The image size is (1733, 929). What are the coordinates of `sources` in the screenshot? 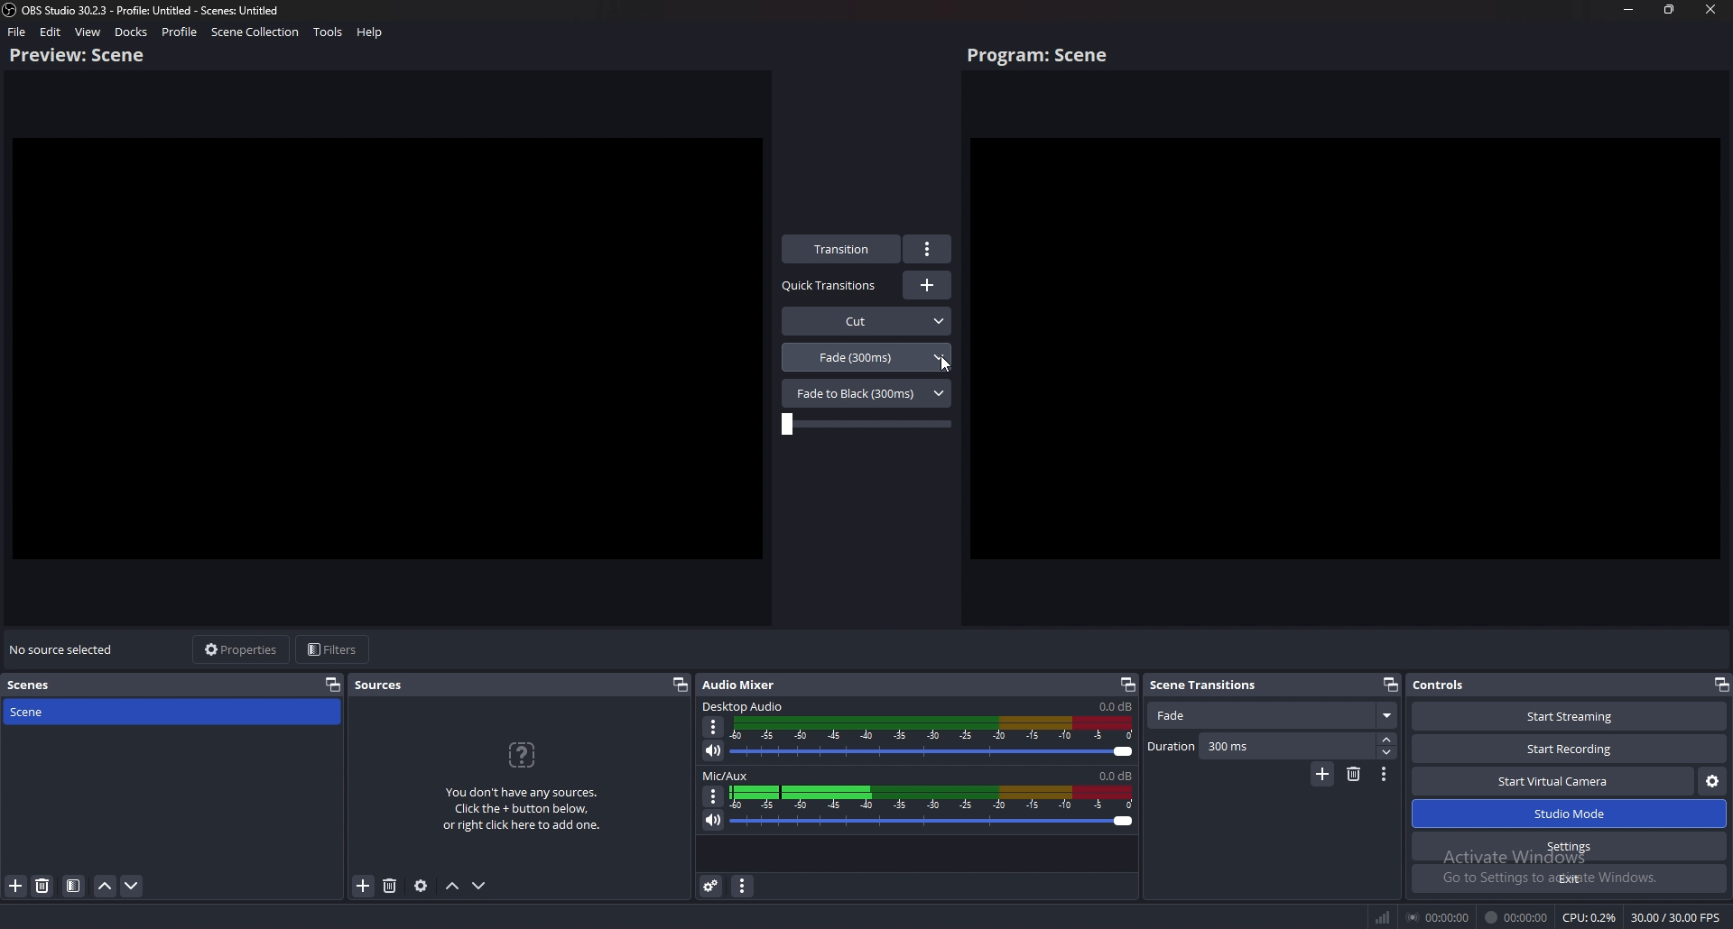 It's located at (380, 685).